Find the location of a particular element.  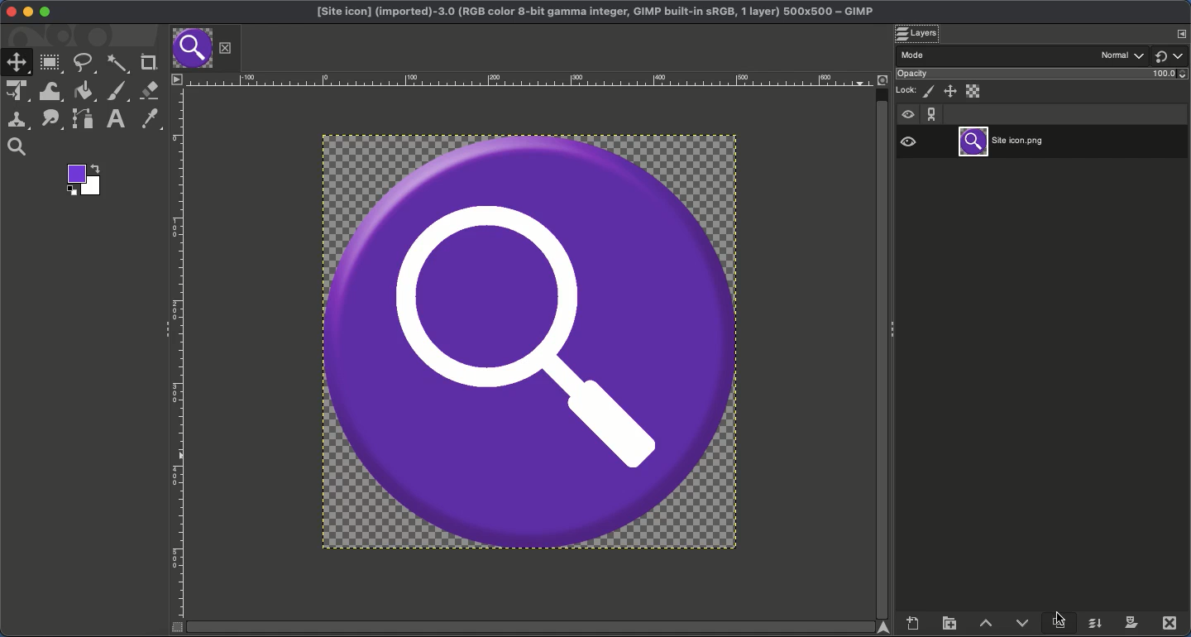

Paths is located at coordinates (82, 120).